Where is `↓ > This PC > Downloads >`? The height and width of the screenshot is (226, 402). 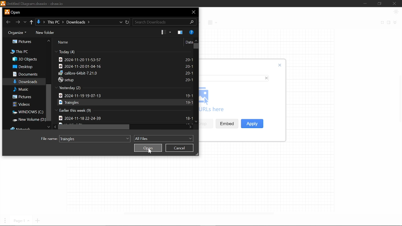
↓ > This PC > Downloads > is located at coordinates (66, 22).